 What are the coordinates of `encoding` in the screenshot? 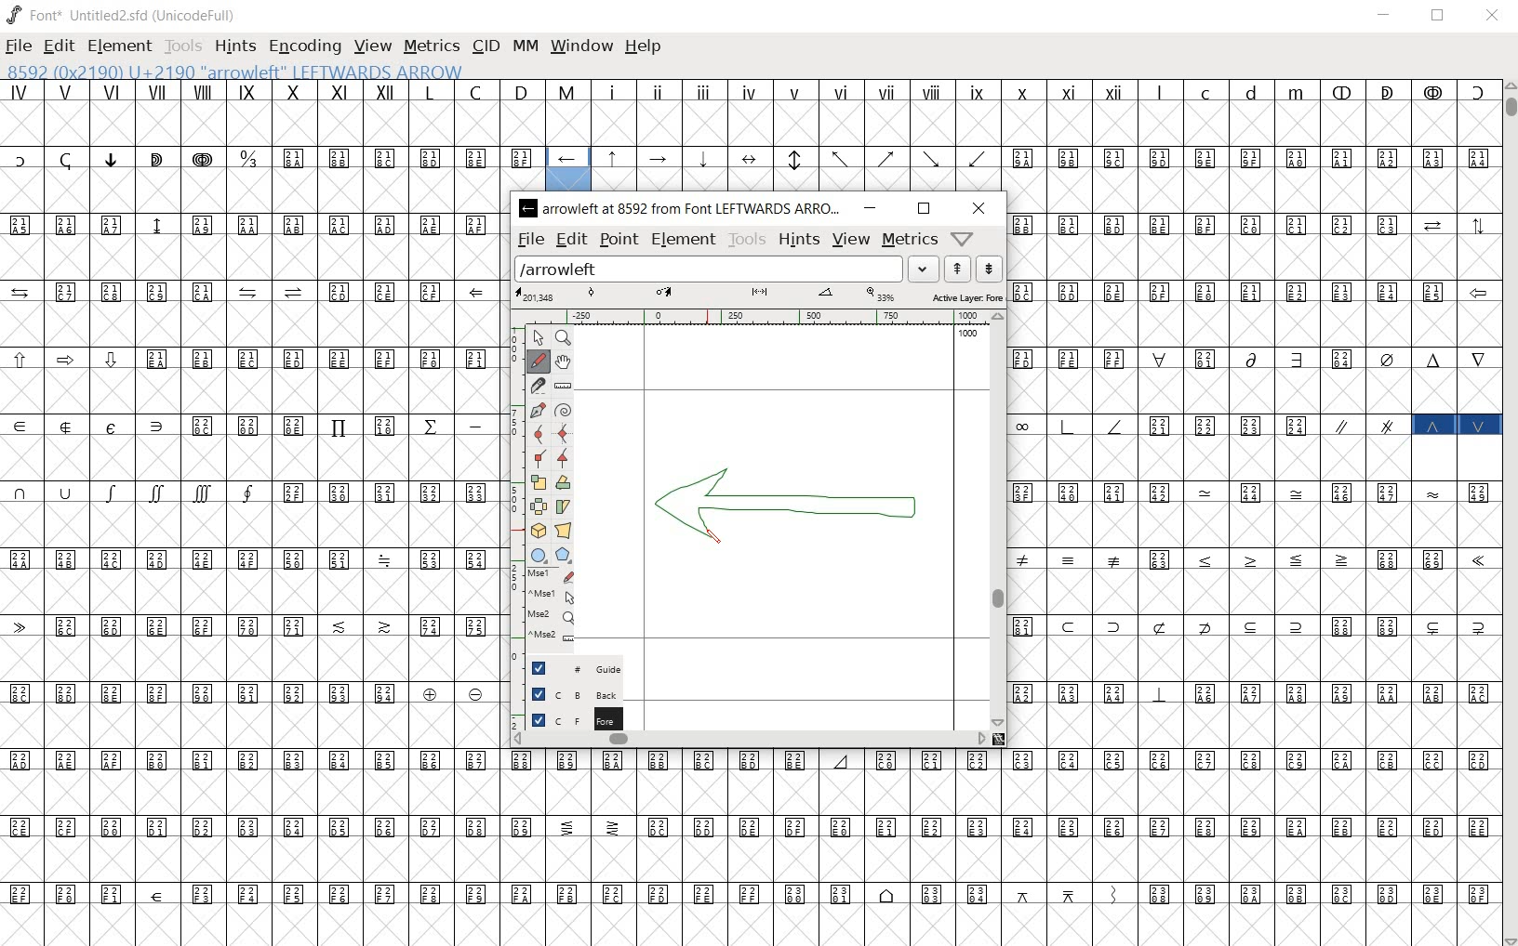 It's located at (306, 48).